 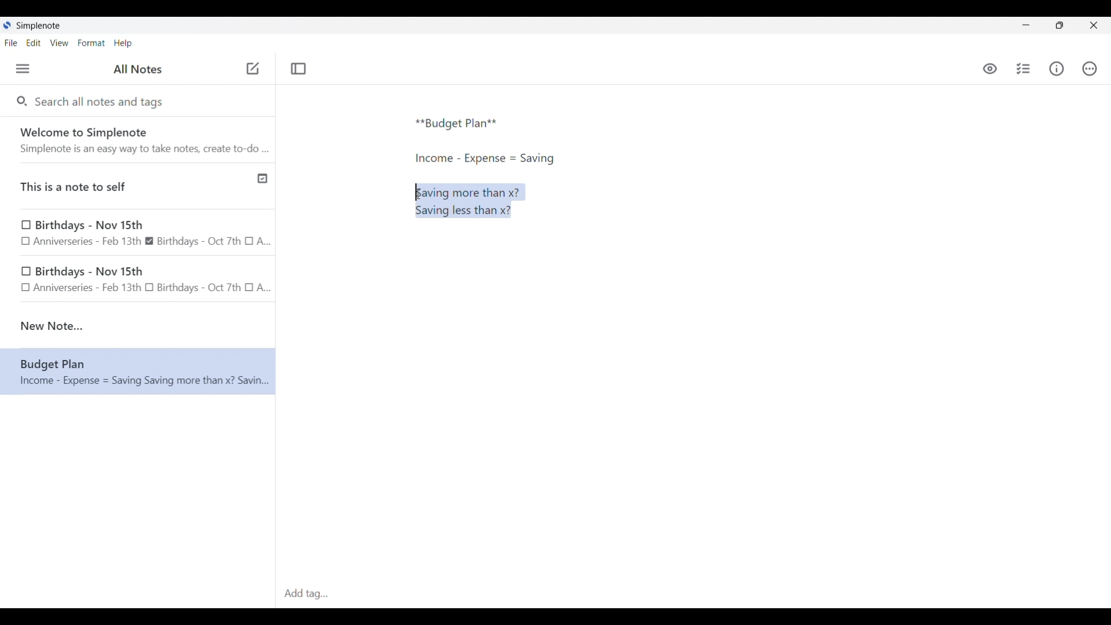 I want to click on Toggle focus mode, so click(x=298, y=69).